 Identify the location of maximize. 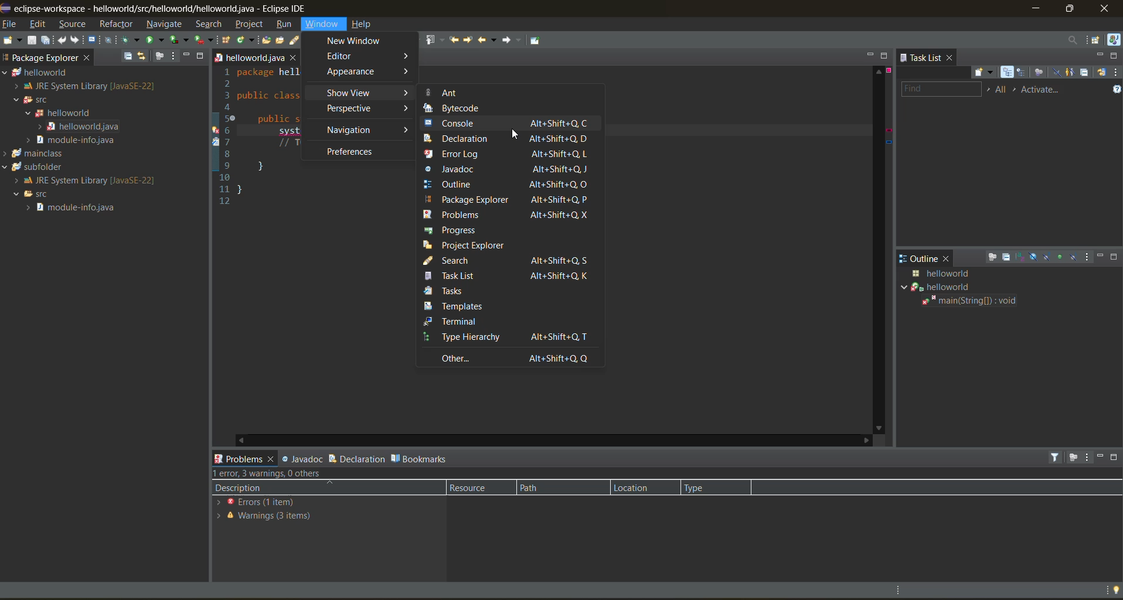
(1115, 458).